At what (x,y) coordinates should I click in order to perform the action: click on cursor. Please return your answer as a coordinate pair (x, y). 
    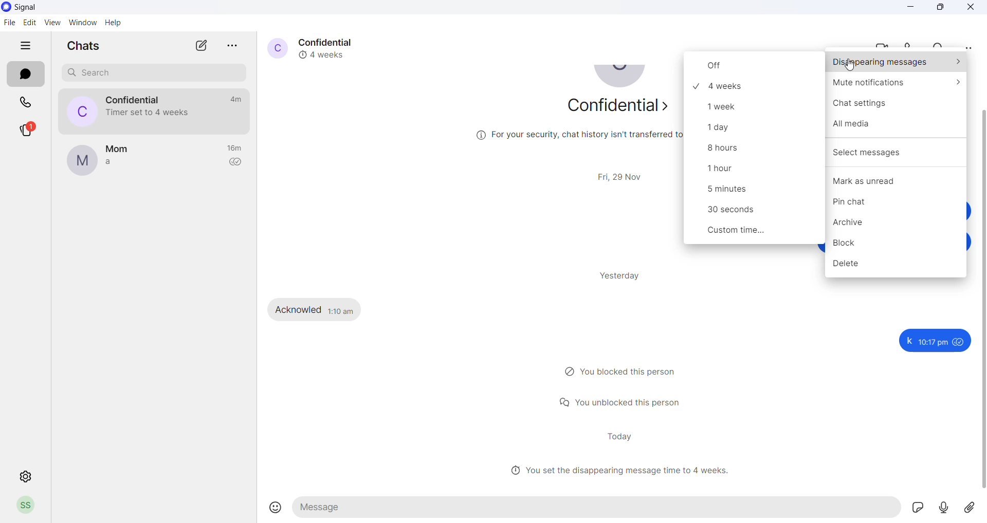
    Looking at the image, I should click on (849, 67).